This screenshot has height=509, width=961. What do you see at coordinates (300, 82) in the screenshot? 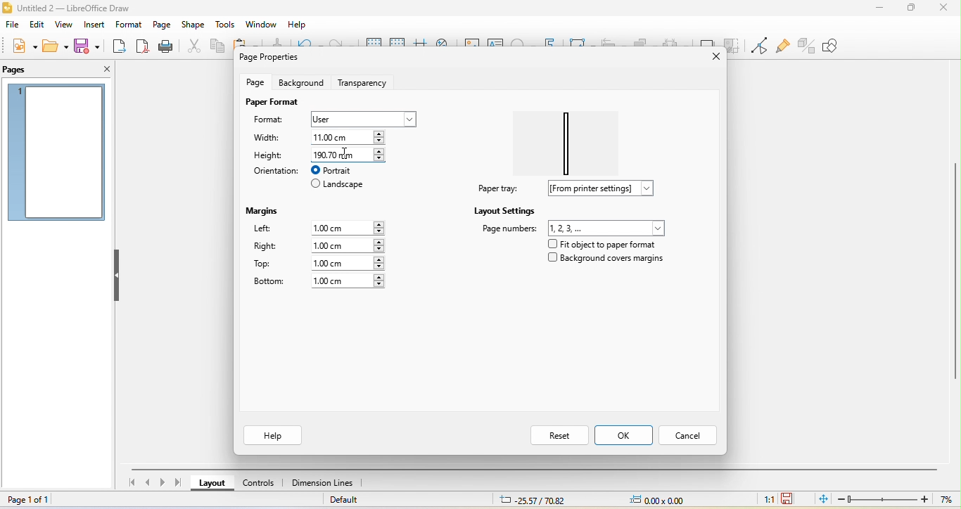
I see `background` at bounding box center [300, 82].